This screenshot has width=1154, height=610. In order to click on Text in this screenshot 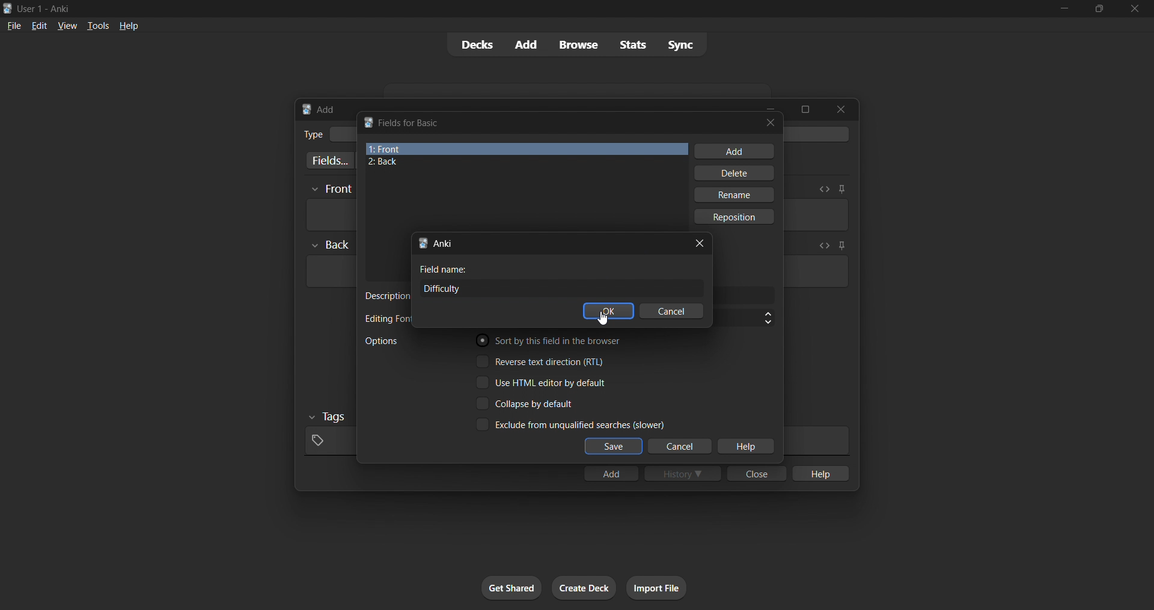, I will do `click(444, 269)`.